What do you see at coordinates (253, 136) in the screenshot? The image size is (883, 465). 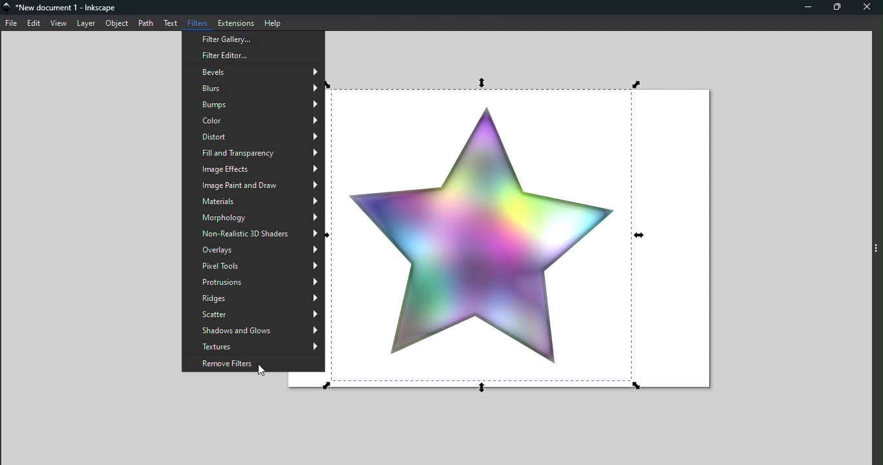 I see `Distort` at bounding box center [253, 136].